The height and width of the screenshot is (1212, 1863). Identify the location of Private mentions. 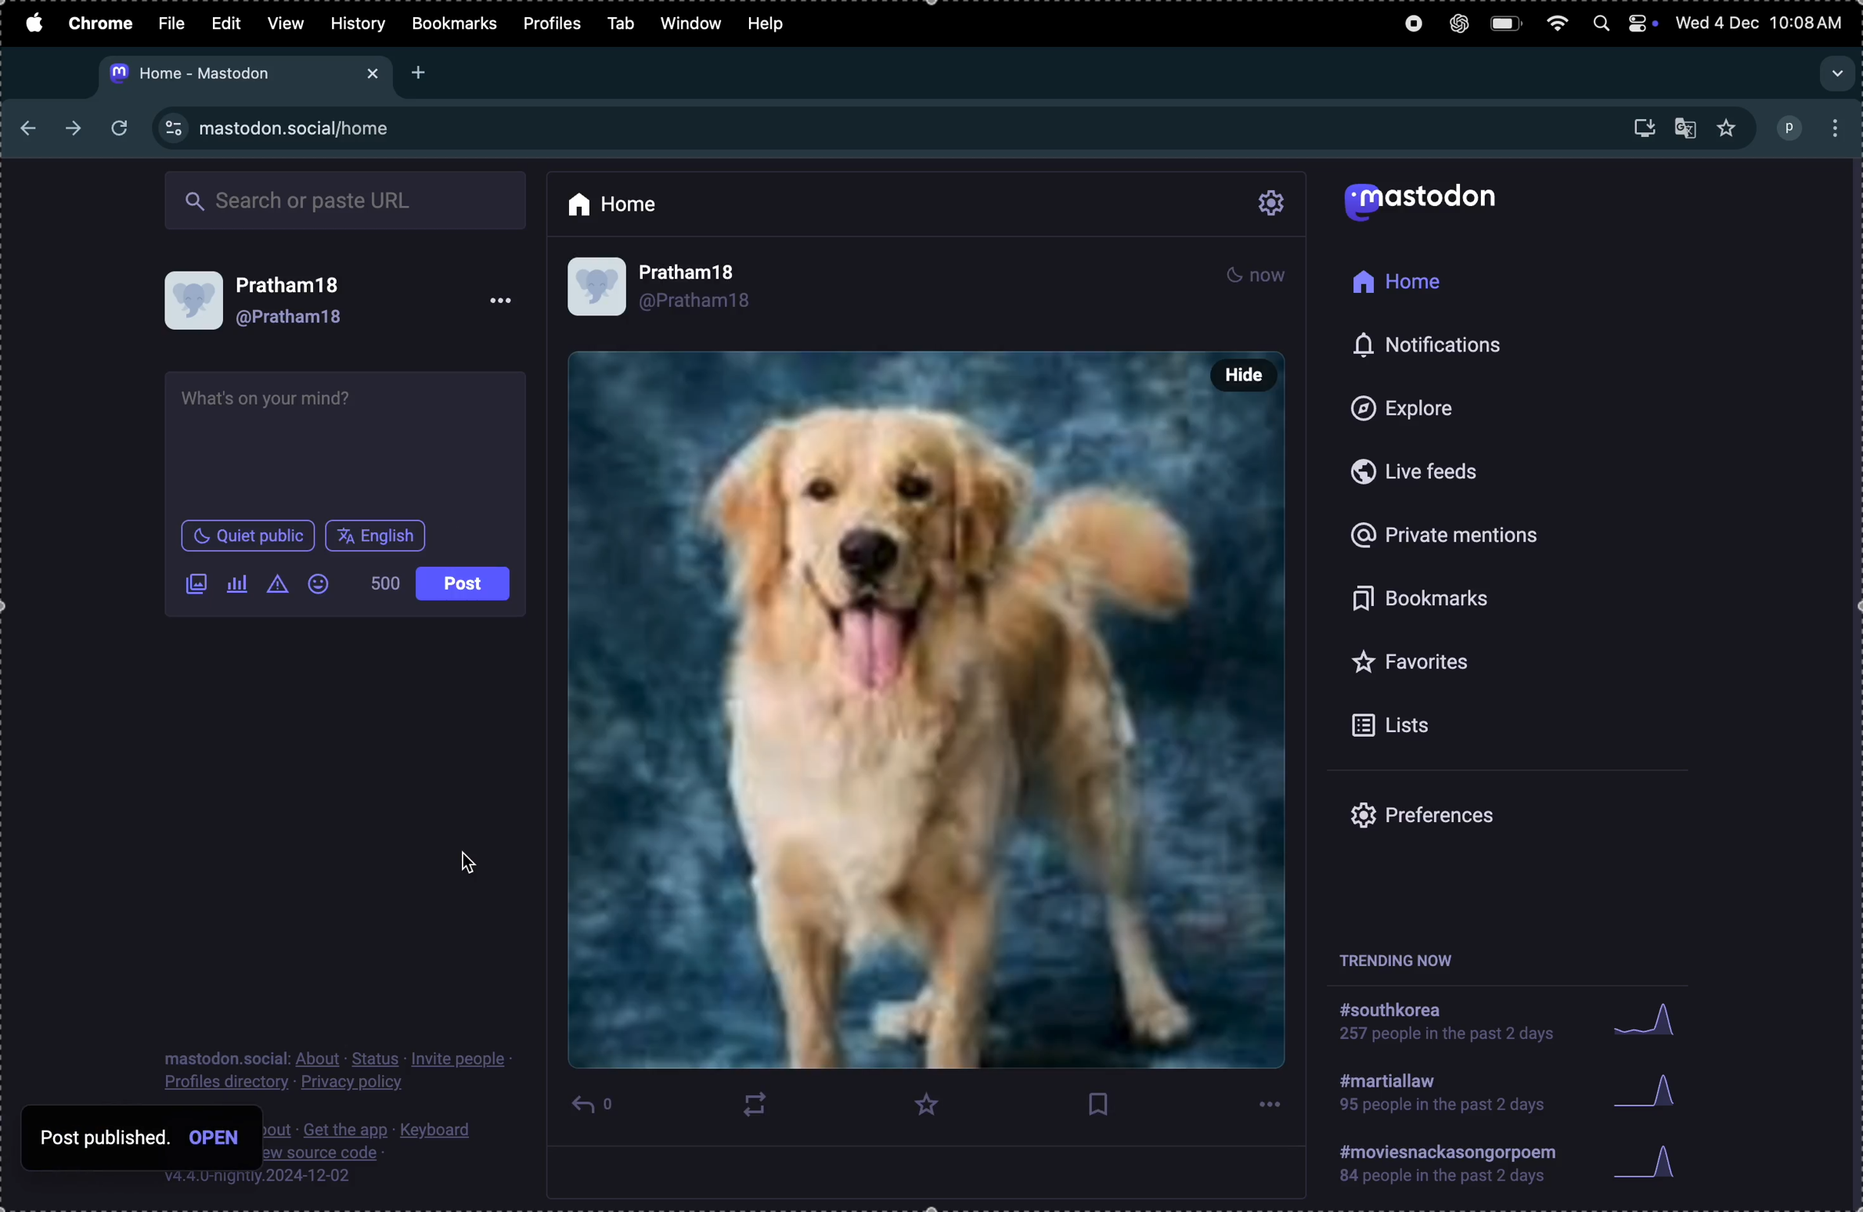
(1458, 534).